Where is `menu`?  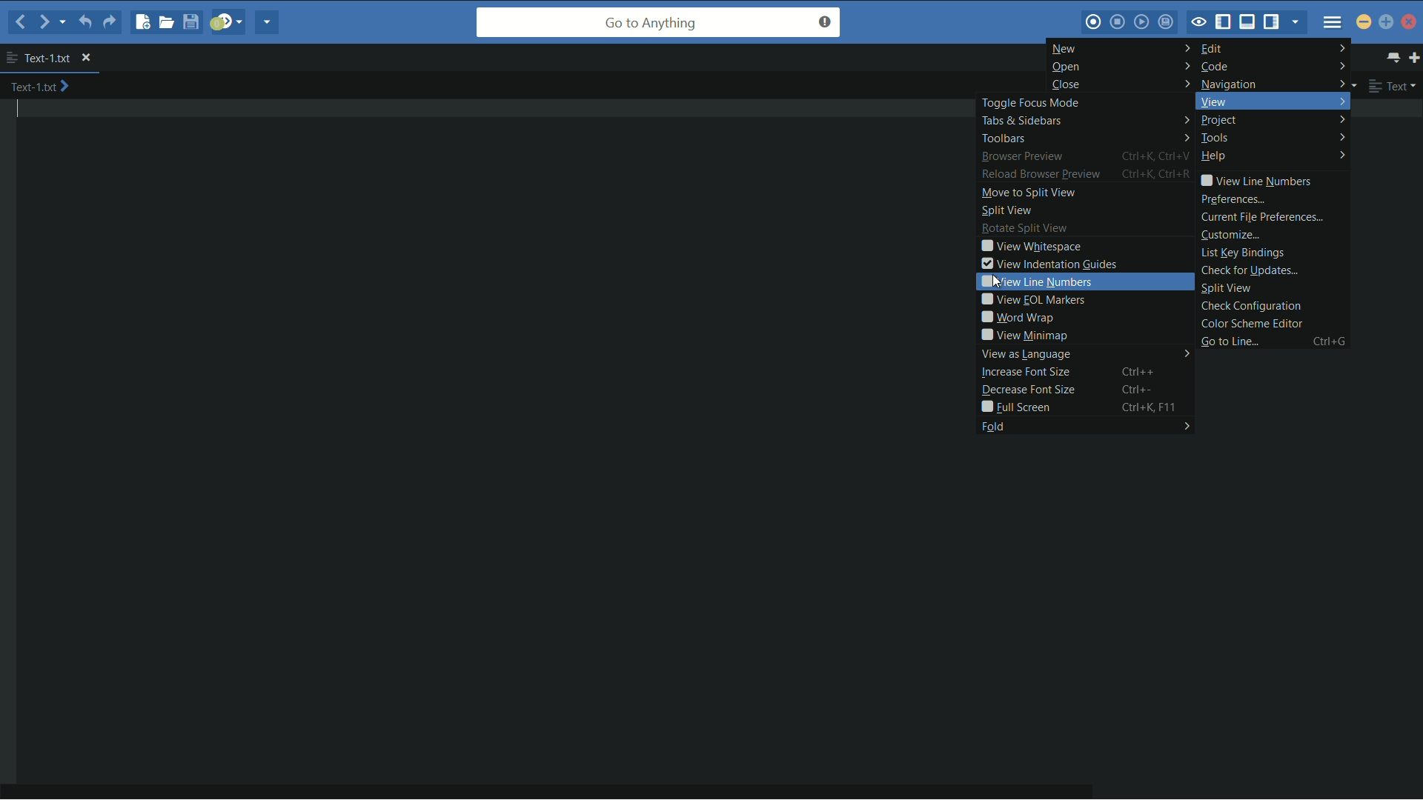 menu is located at coordinates (1333, 23).